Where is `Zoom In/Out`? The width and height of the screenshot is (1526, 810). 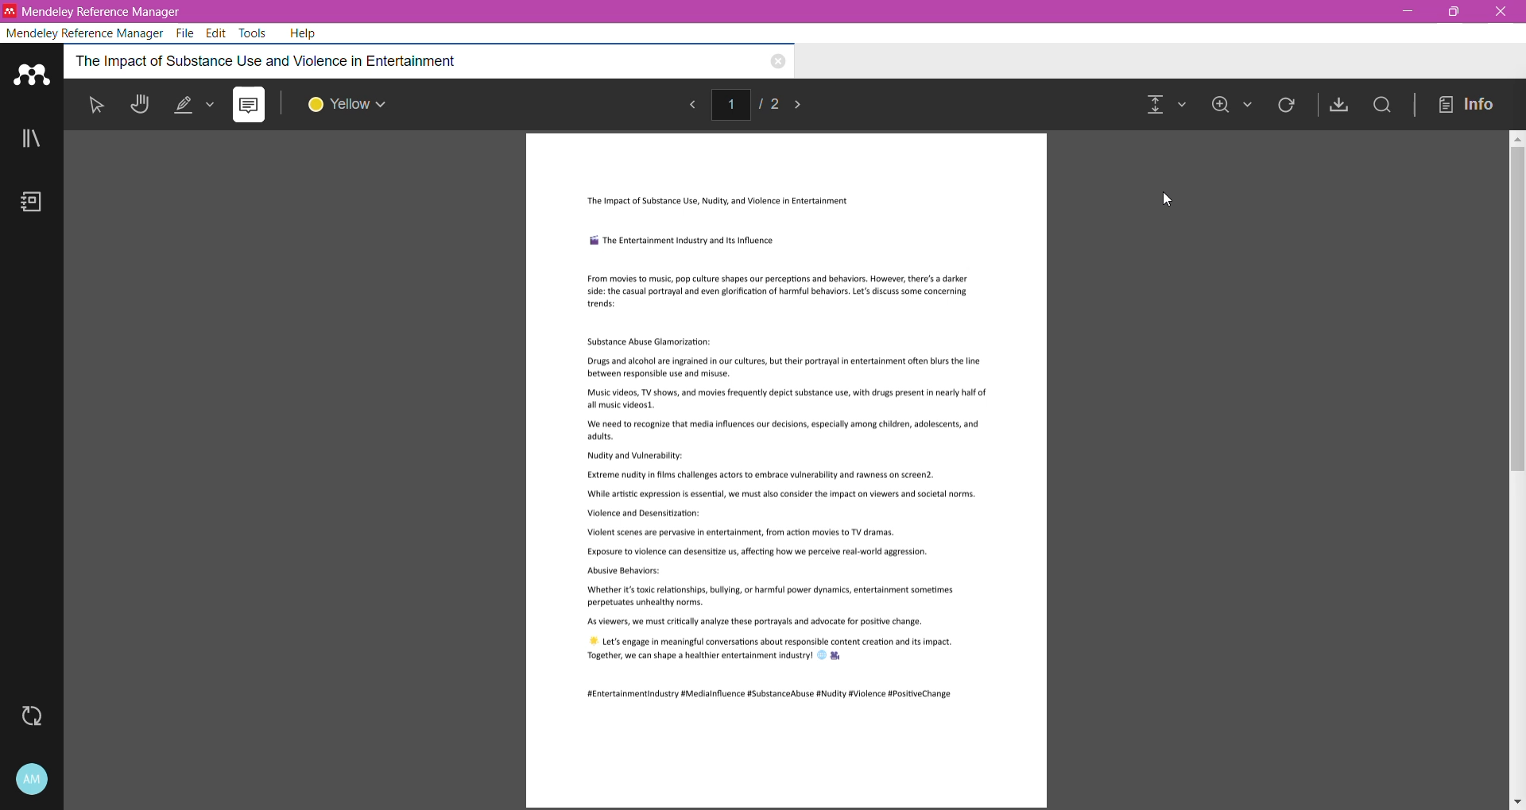 Zoom In/Out is located at coordinates (1233, 106).